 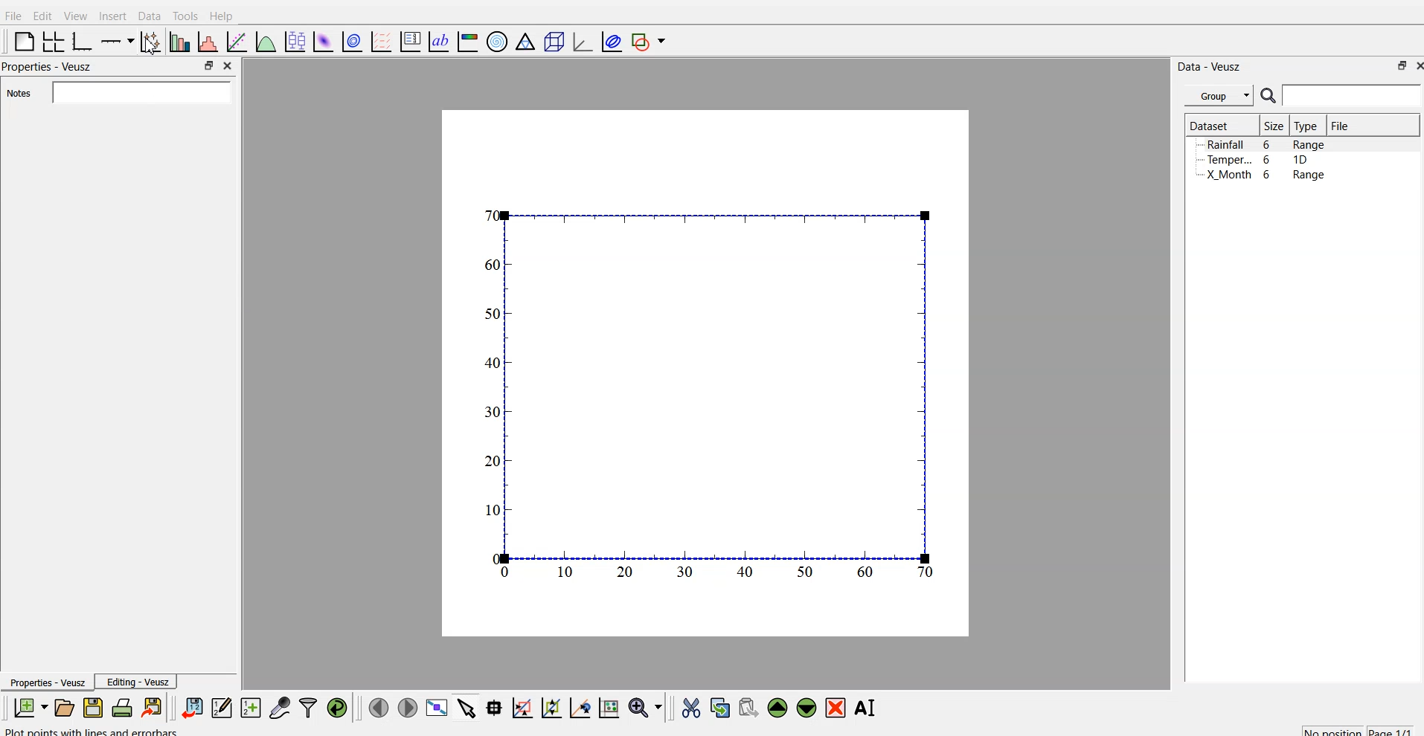 I want to click on rename the selected widget, so click(x=867, y=707).